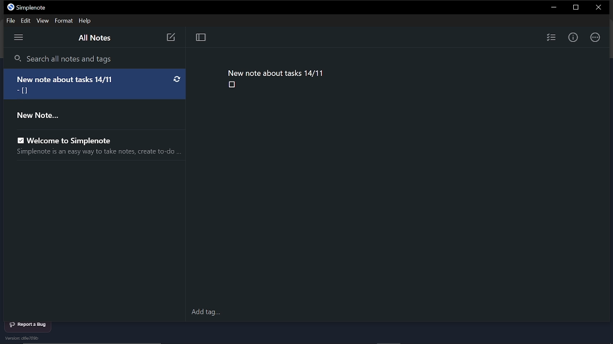  What do you see at coordinates (170, 38) in the screenshot?
I see `New note` at bounding box center [170, 38].